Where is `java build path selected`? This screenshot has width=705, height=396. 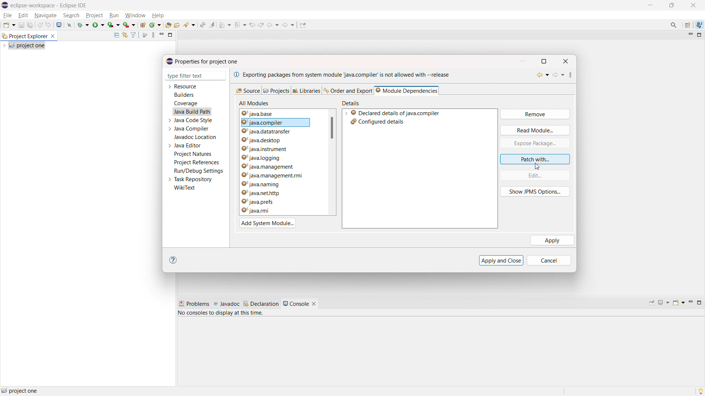
java build path selected is located at coordinates (192, 111).